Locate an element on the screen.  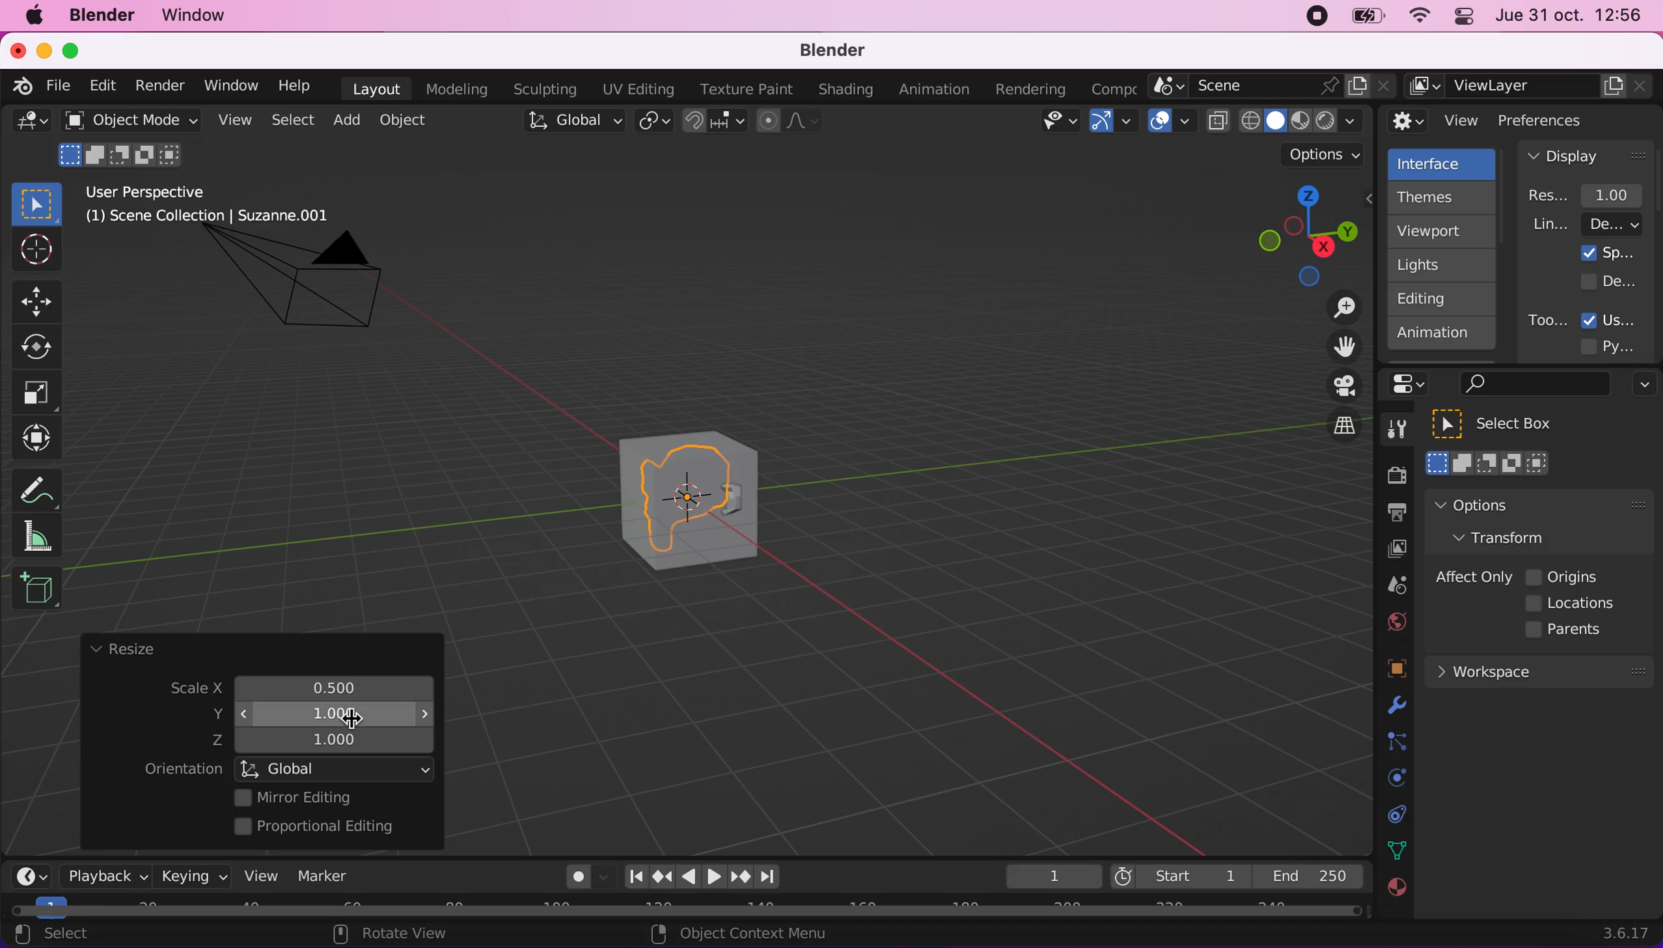
blender is located at coordinates (824, 51).